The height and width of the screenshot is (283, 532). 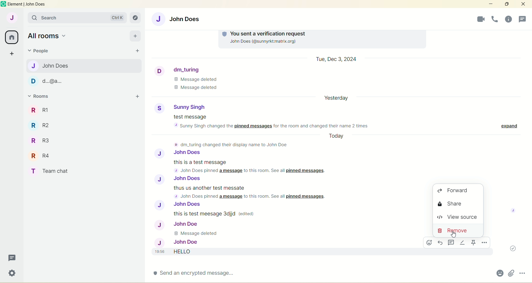 I want to click on Message deleted, so click(x=198, y=234).